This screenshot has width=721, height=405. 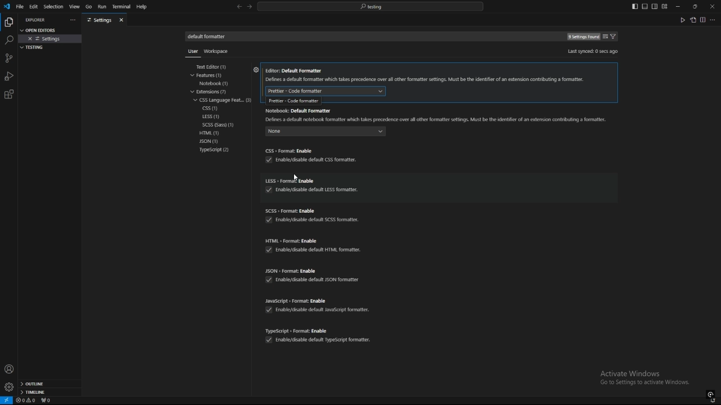 What do you see at coordinates (6, 7) in the screenshot?
I see `vscode` at bounding box center [6, 7].